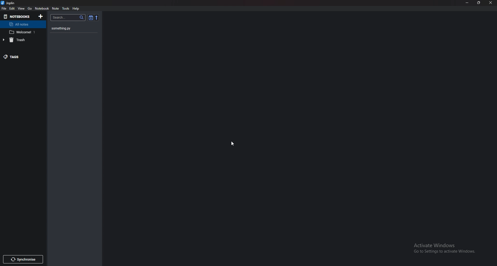 This screenshot has width=497, height=266. I want to click on help, so click(76, 9).